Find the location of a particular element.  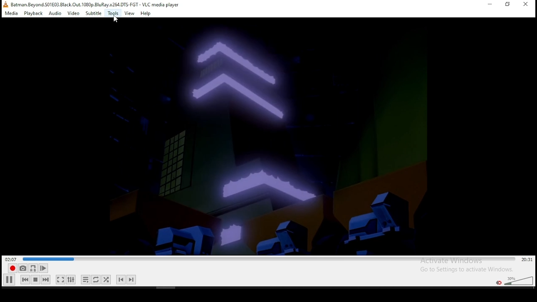

toggle video in fullscreen is located at coordinates (60, 279).